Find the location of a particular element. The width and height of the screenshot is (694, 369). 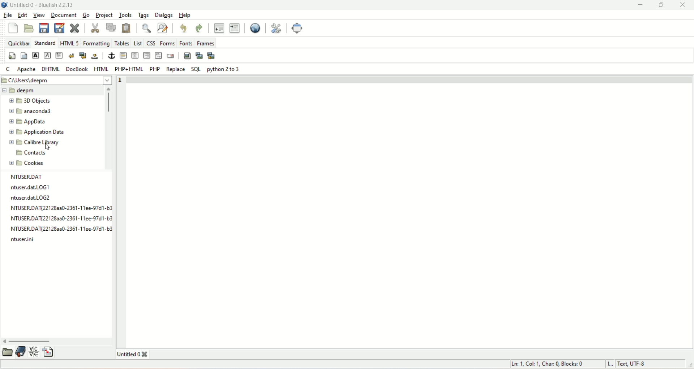

help is located at coordinates (184, 16).